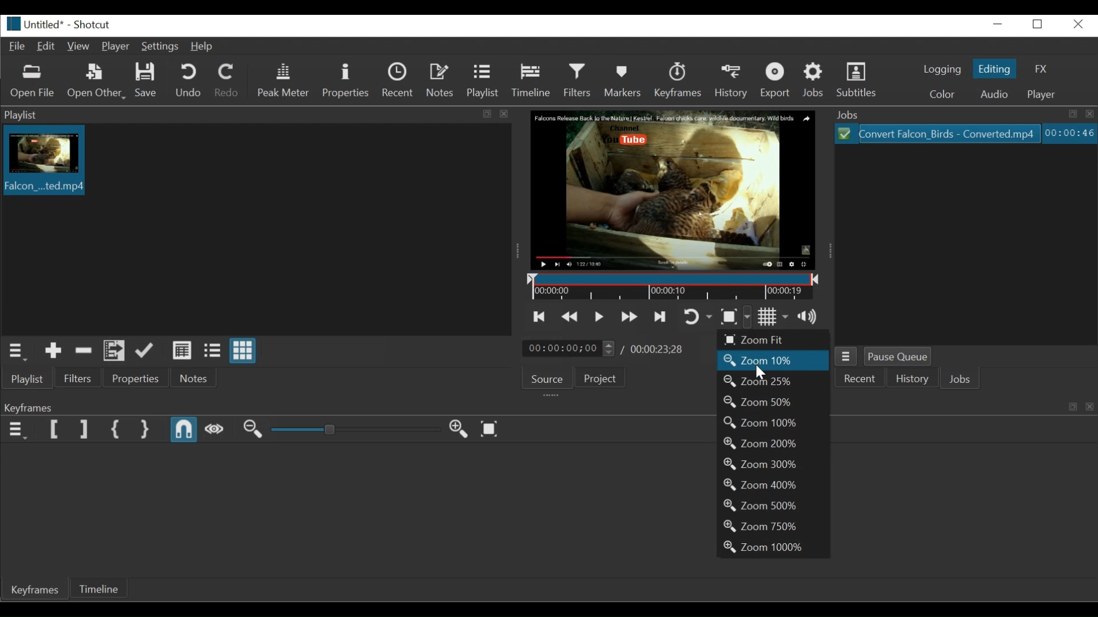 This screenshot has height=617, width=1098. What do you see at coordinates (243, 351) in the screenshot?
I see `View as icons` at bounding box center [243, 351].